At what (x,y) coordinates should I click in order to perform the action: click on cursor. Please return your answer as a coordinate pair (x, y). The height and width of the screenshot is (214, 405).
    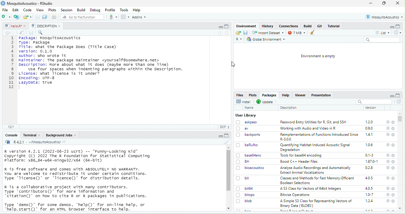
    Looking at the image, I should click on (233, 64).